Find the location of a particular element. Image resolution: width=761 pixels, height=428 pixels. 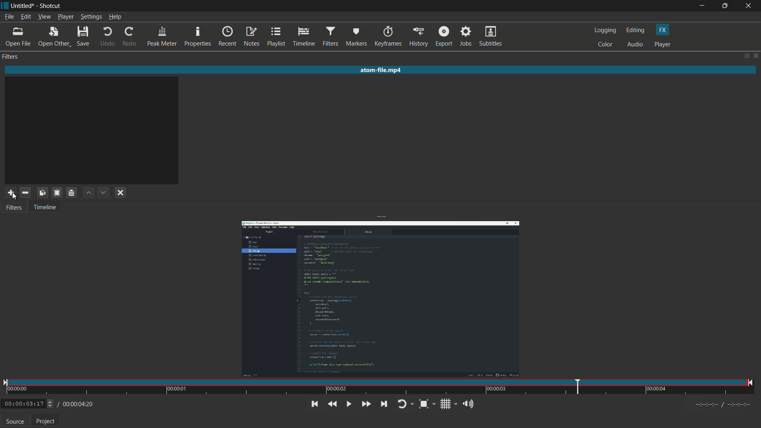

audio is located at coordinates (635, 45).